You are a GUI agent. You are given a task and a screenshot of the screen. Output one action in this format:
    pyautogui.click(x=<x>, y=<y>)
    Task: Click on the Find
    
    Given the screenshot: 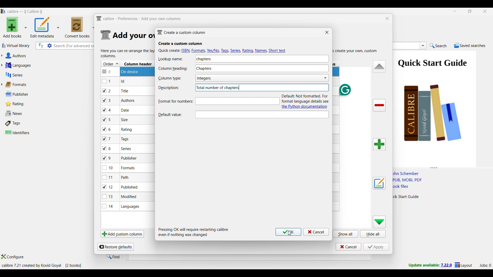 What is the action you would take?
    pyautogui.click(x=113, y=256)
    